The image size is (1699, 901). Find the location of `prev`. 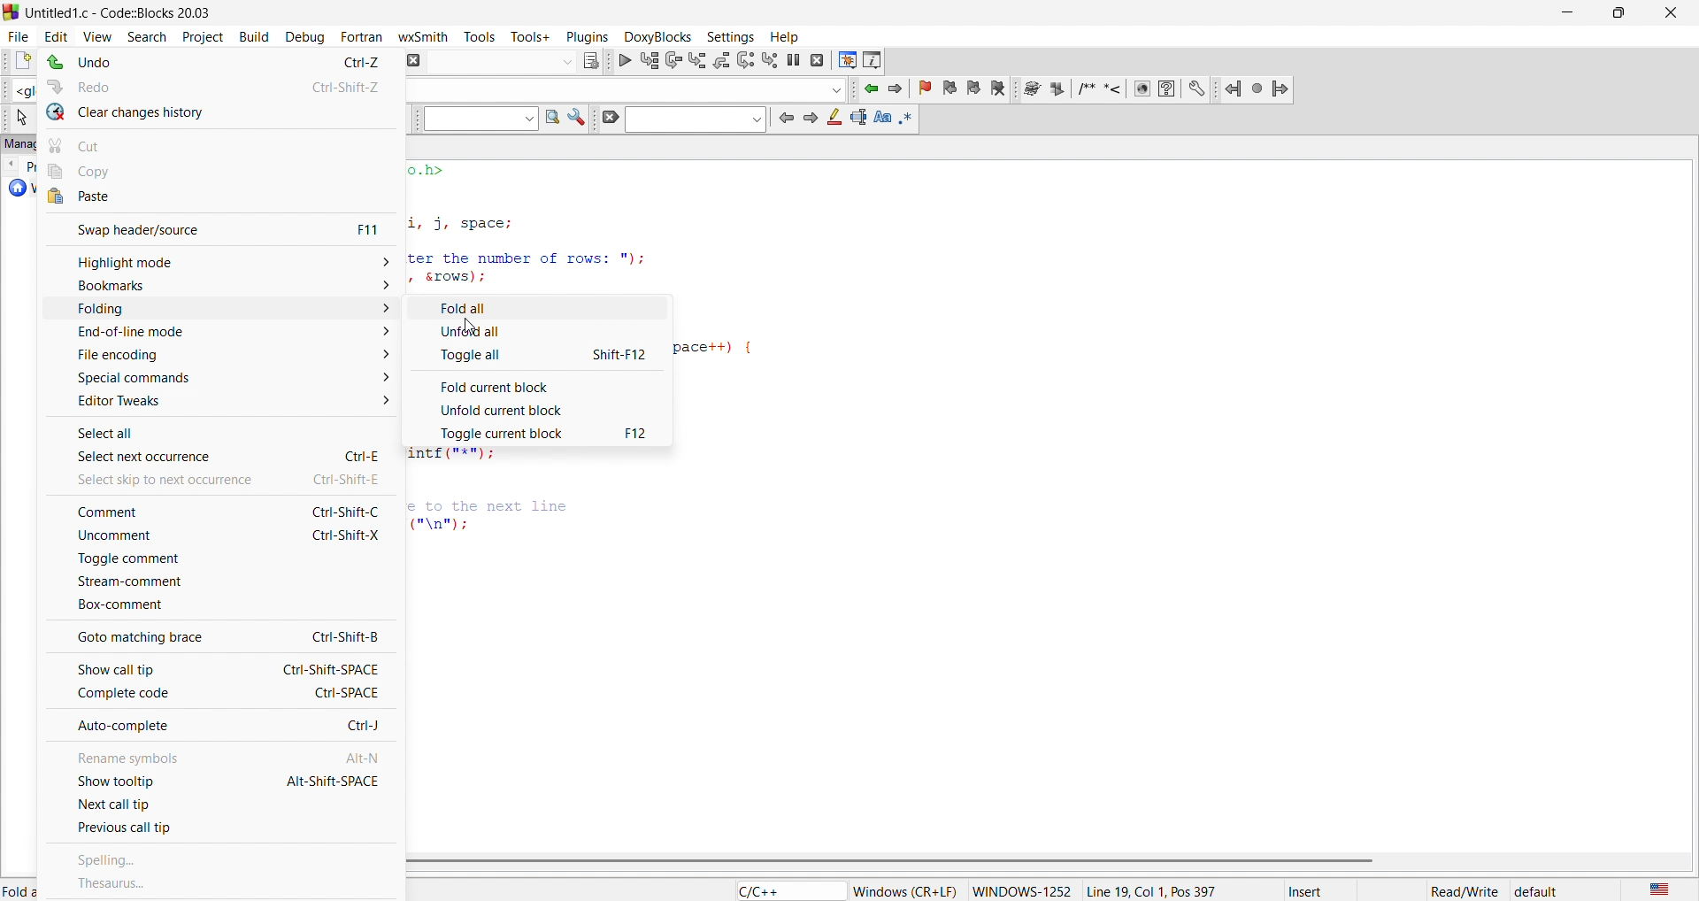

prev is located at coordinates (785, 118).